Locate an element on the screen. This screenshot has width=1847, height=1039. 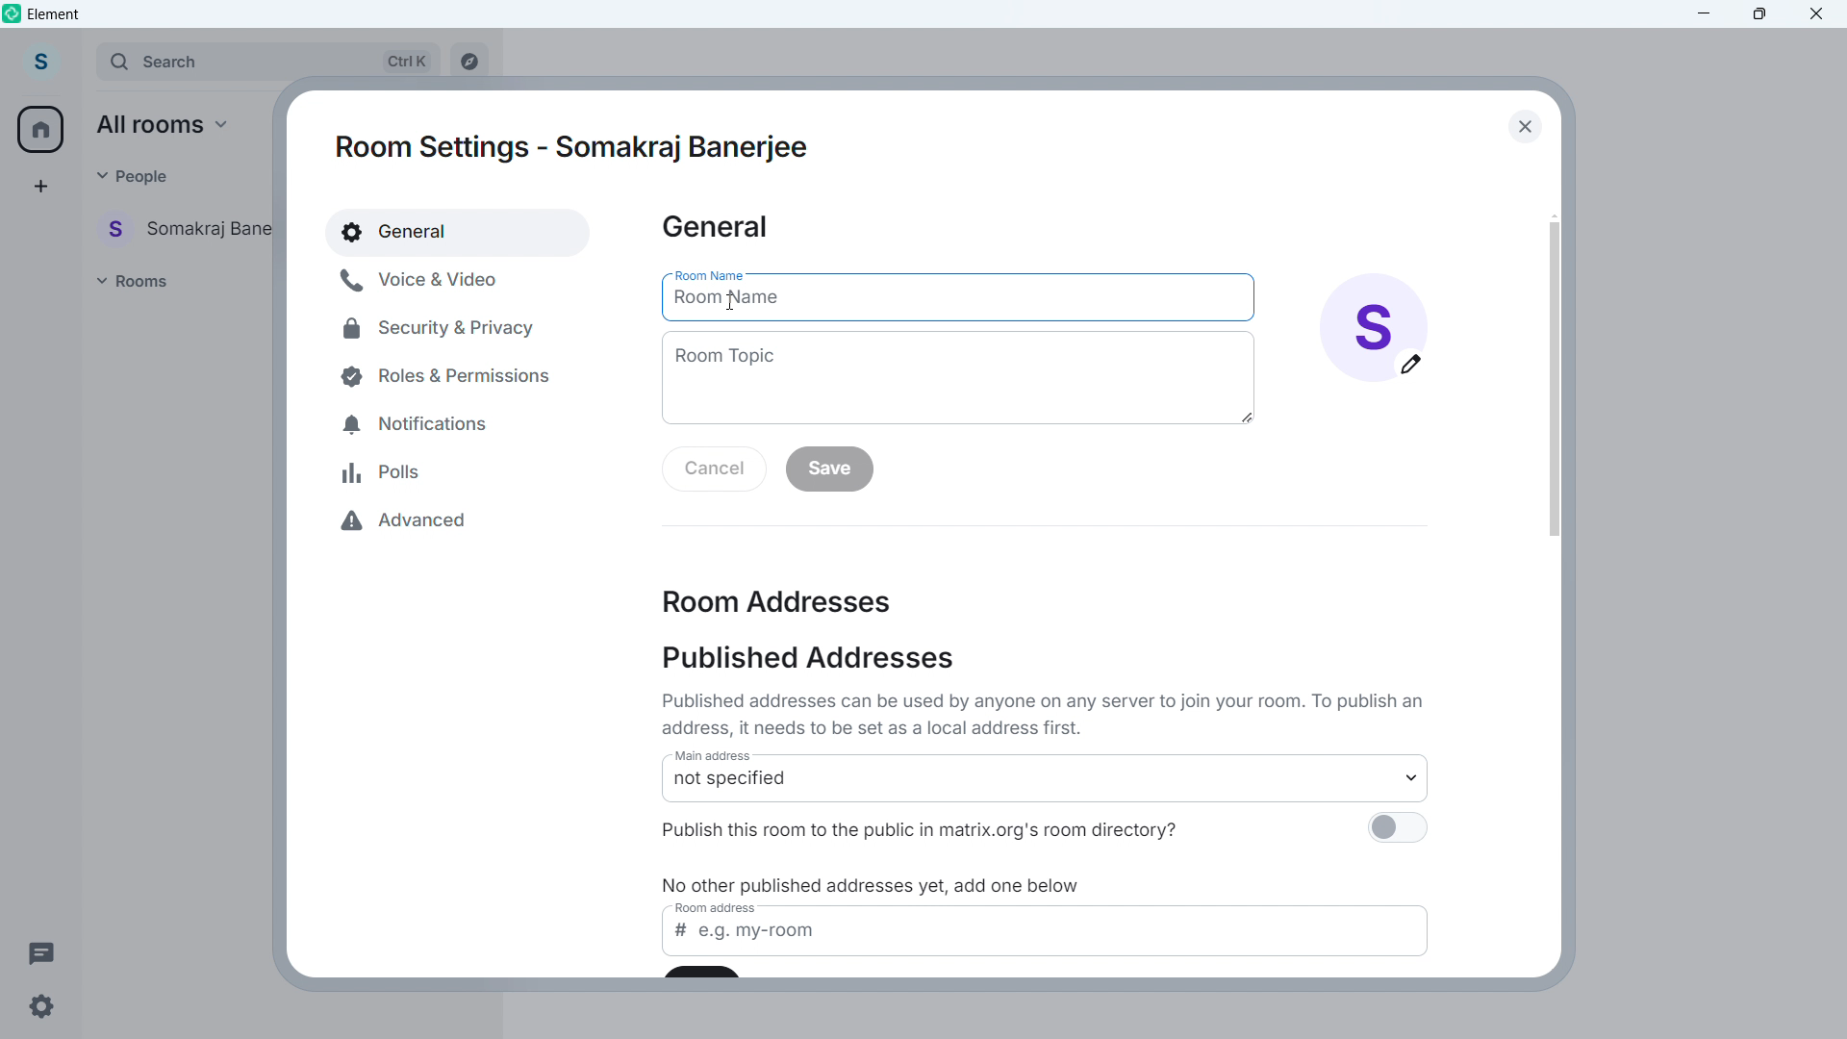
 main address  is located at coordinates (721, 758).